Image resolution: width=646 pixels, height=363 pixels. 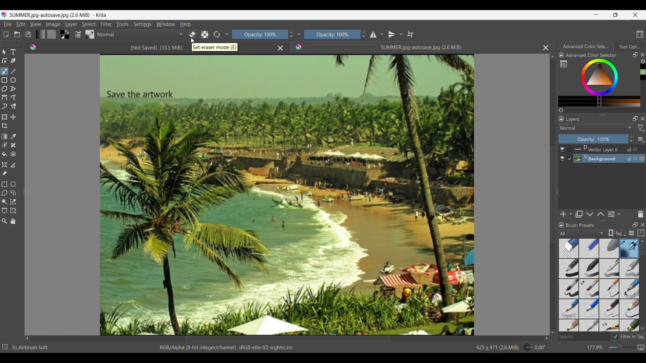 I want to click on Advanced Color Selector, so click(x=593, y=55).